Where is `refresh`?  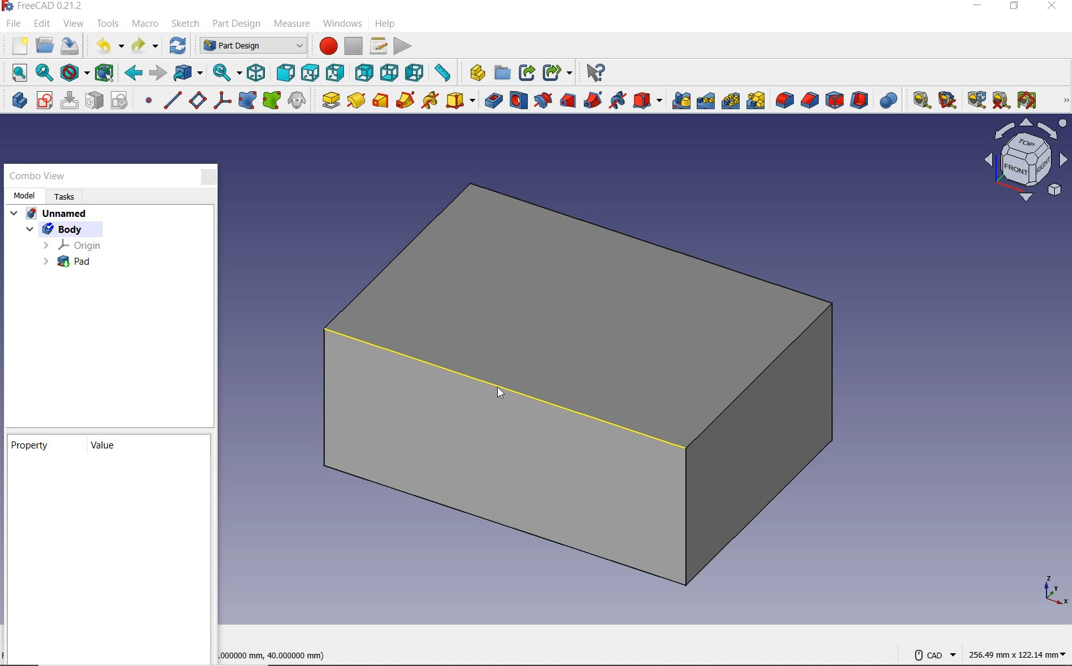
refresh is located at coordinates (178, 45).